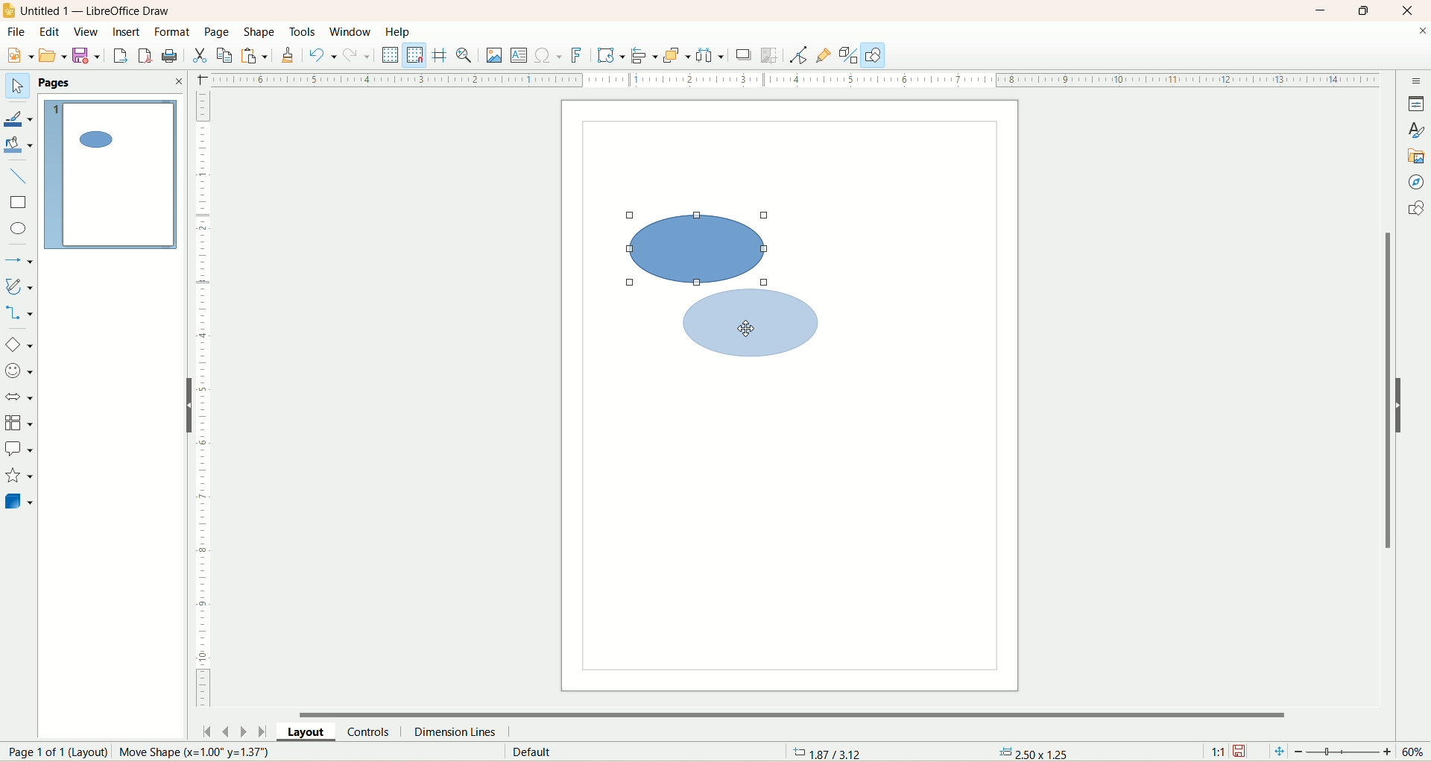 The image size is (1431, 762). What do you see at coordinates (1383, 399) in the screenshot?
I see `vertical scroll bar` at bounding box center [1383, 399].